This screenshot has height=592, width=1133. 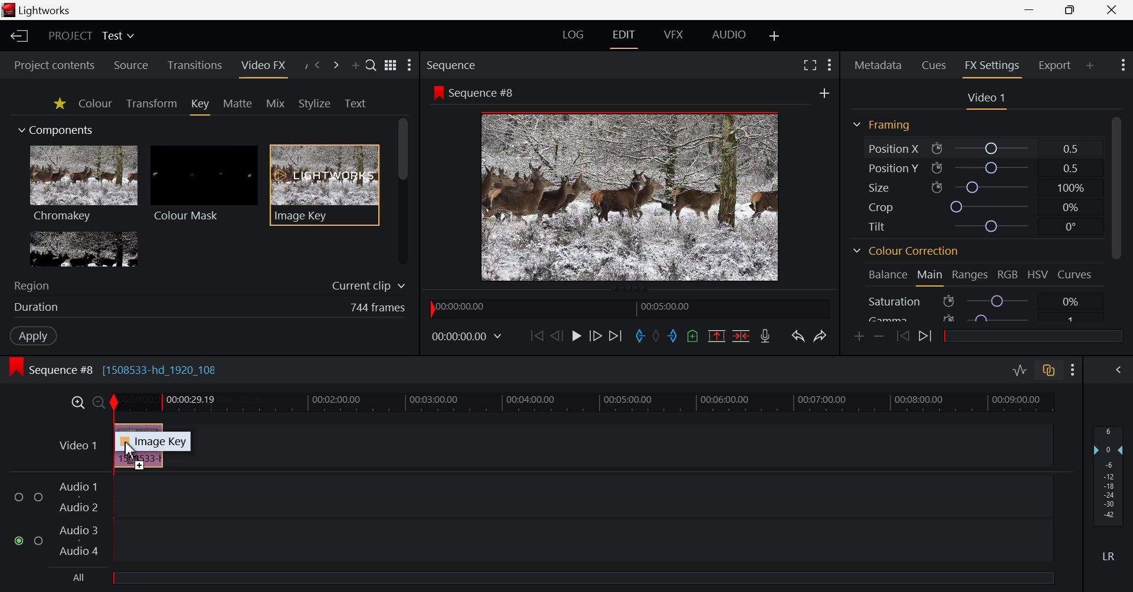 I want to click on size, so click(x=991, y=188).